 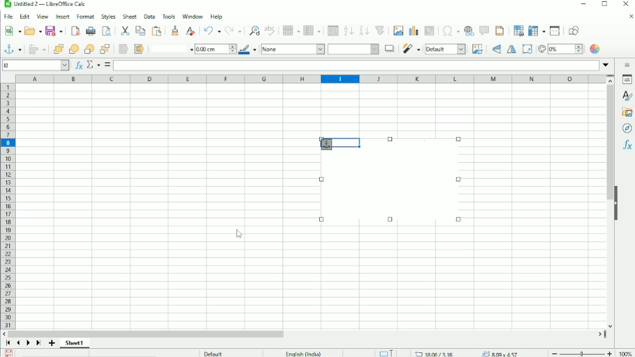 I want to click on Insert chart, so click(x=414, y=30).